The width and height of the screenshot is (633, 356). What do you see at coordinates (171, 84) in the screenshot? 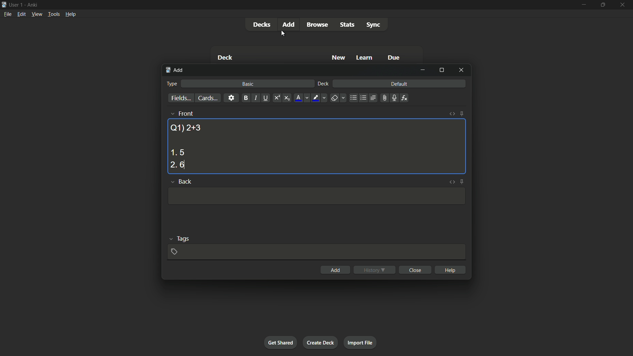
I see `type` at bounding box center [171, 84].